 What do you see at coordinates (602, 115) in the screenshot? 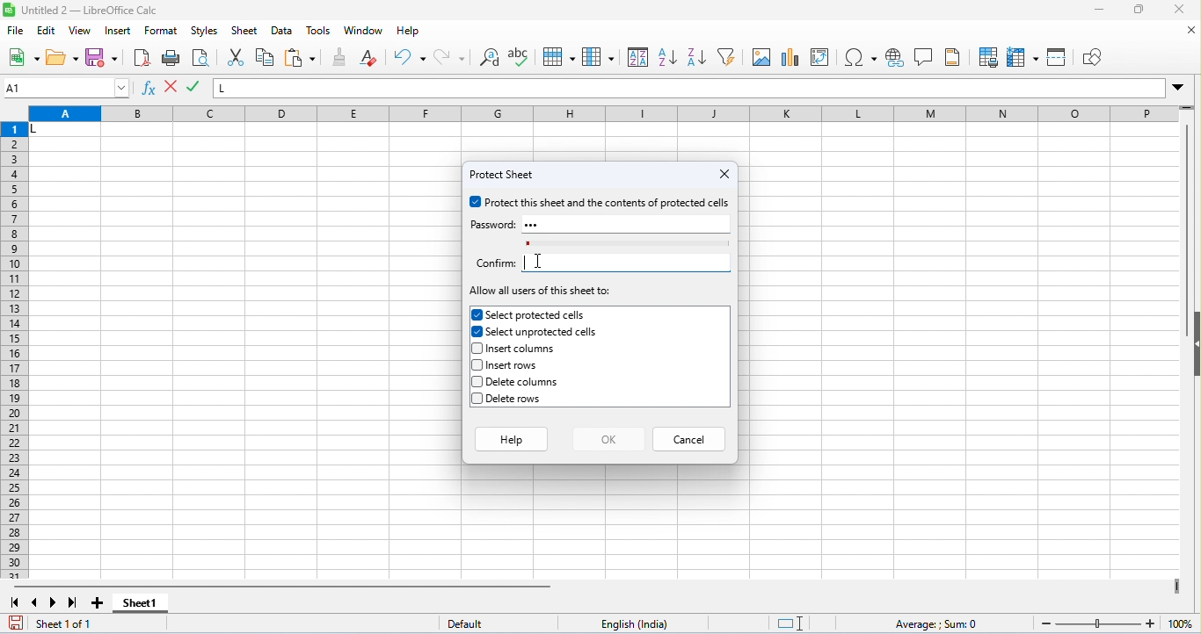
I see `column headings` at bounding box center [602, 115].